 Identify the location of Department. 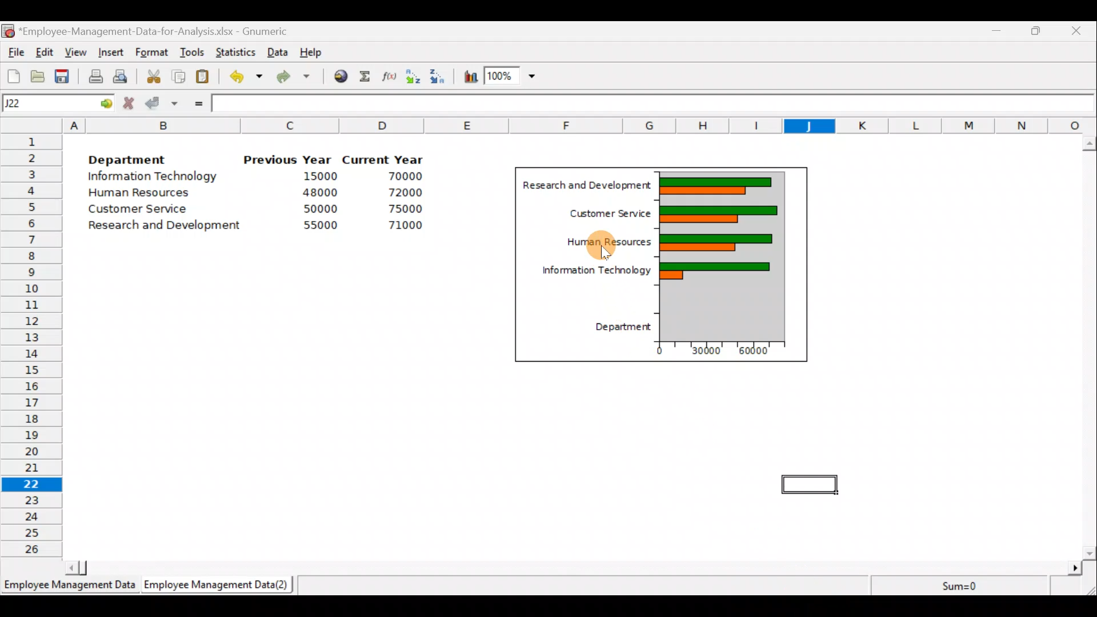
(136, 160).